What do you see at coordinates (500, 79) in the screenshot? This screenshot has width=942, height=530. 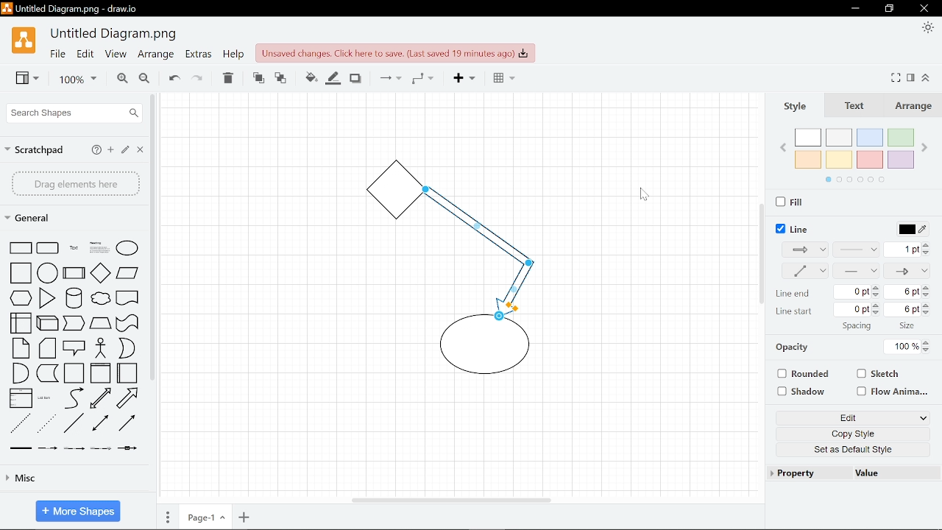 I see `Table` at bounding box center [500, 79].